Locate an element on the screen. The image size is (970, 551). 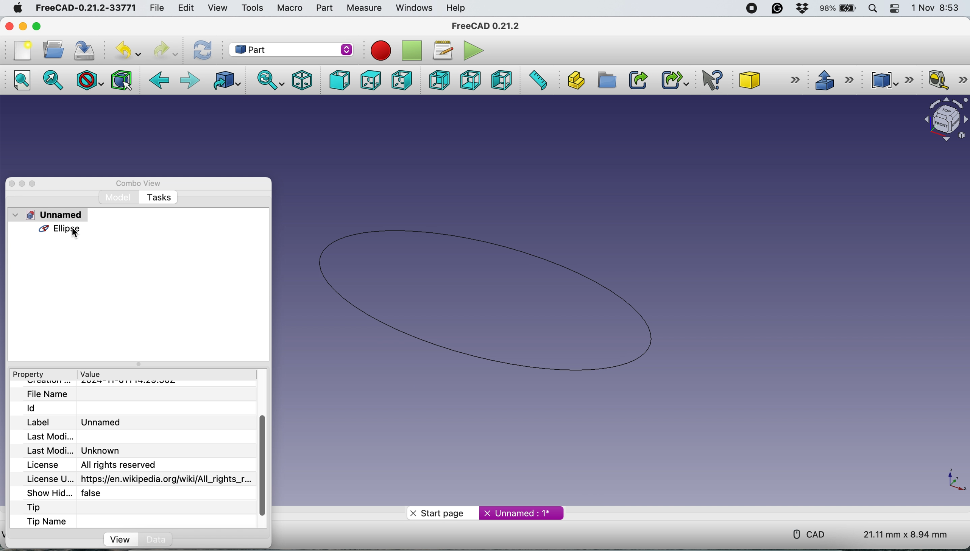
open is located at coordinates (53, 49).